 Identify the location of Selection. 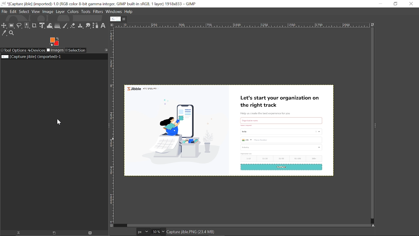
(76, 50).